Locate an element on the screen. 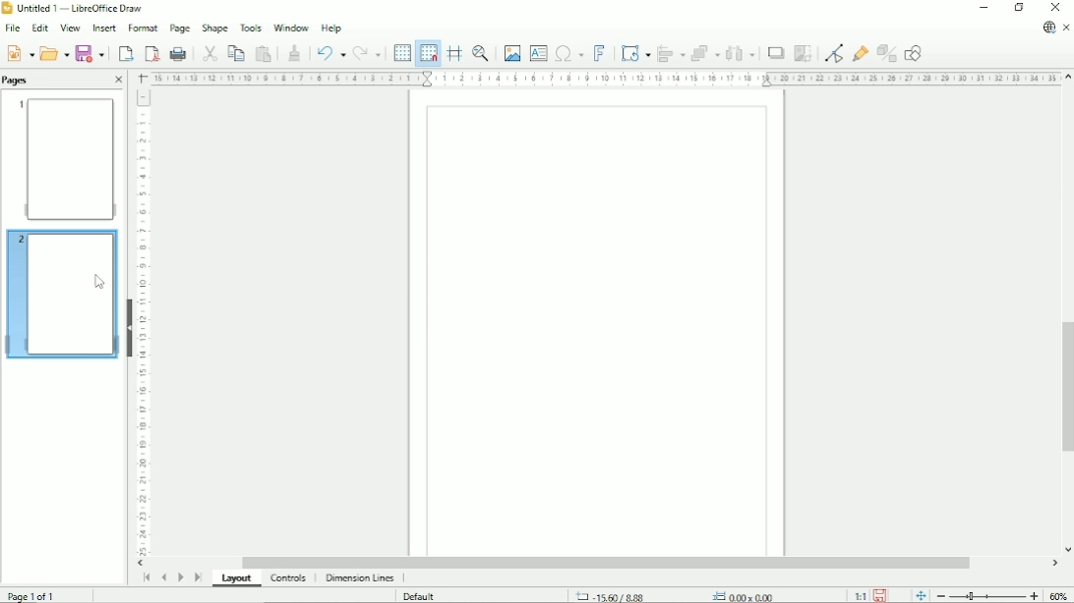 The height and width of the screenshot is (603, 1074). Crop image is located at coordinates (803, 53).